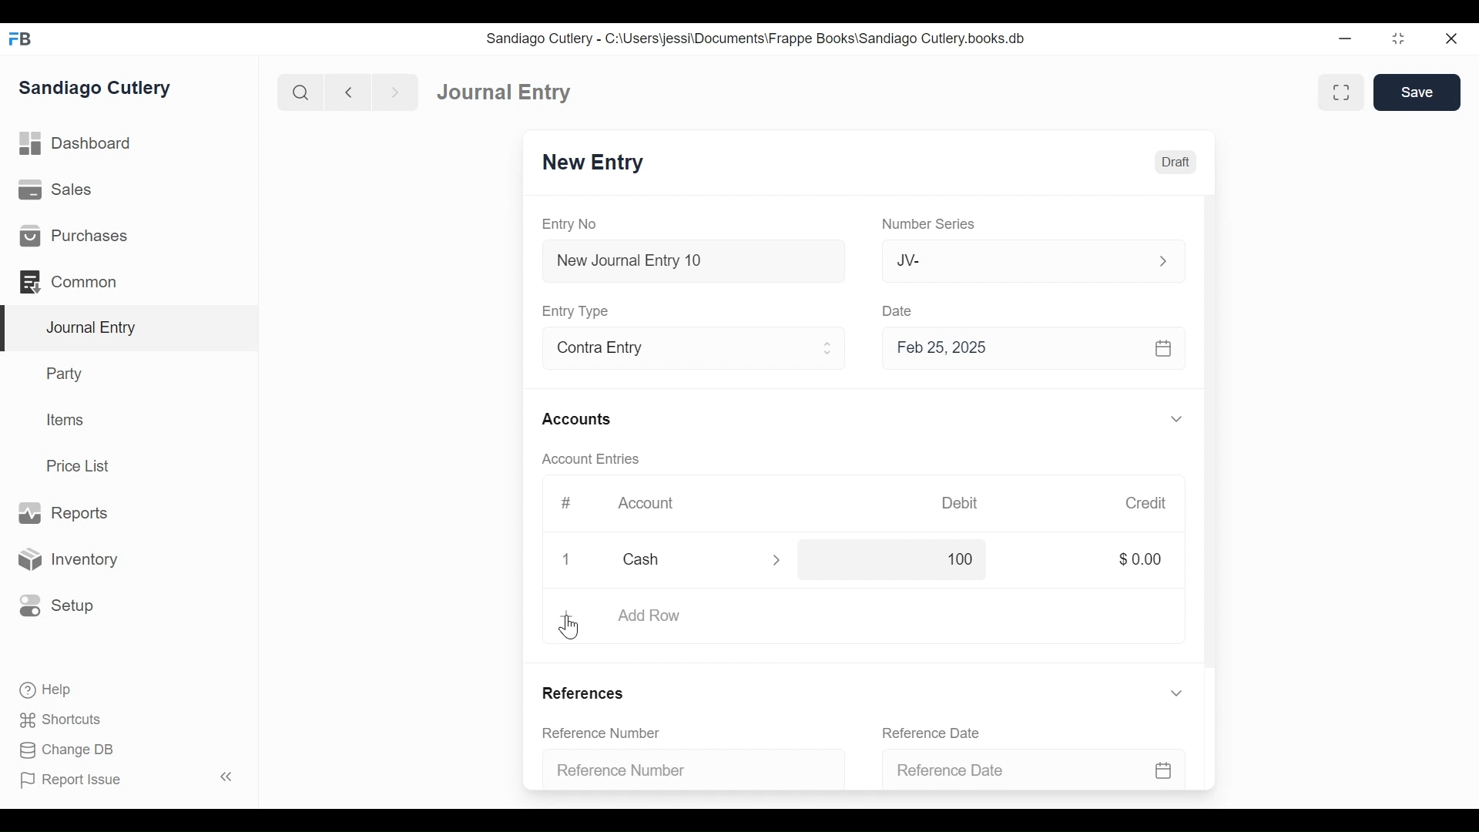 Image resolution: width=1479 pixels, height=832 pixels. Describe the element at coordinates (1347, 39) in the screenshot. I see `Minimize` at that location.